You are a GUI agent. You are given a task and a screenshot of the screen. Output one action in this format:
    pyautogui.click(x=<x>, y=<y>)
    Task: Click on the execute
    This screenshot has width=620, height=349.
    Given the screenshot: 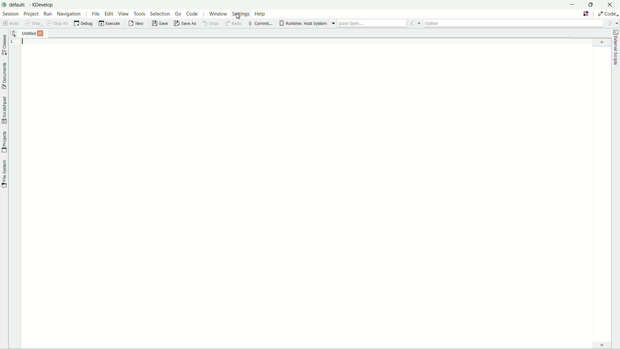 What is the action you would take?
    pyautogui.click(x=110, y=24)
    